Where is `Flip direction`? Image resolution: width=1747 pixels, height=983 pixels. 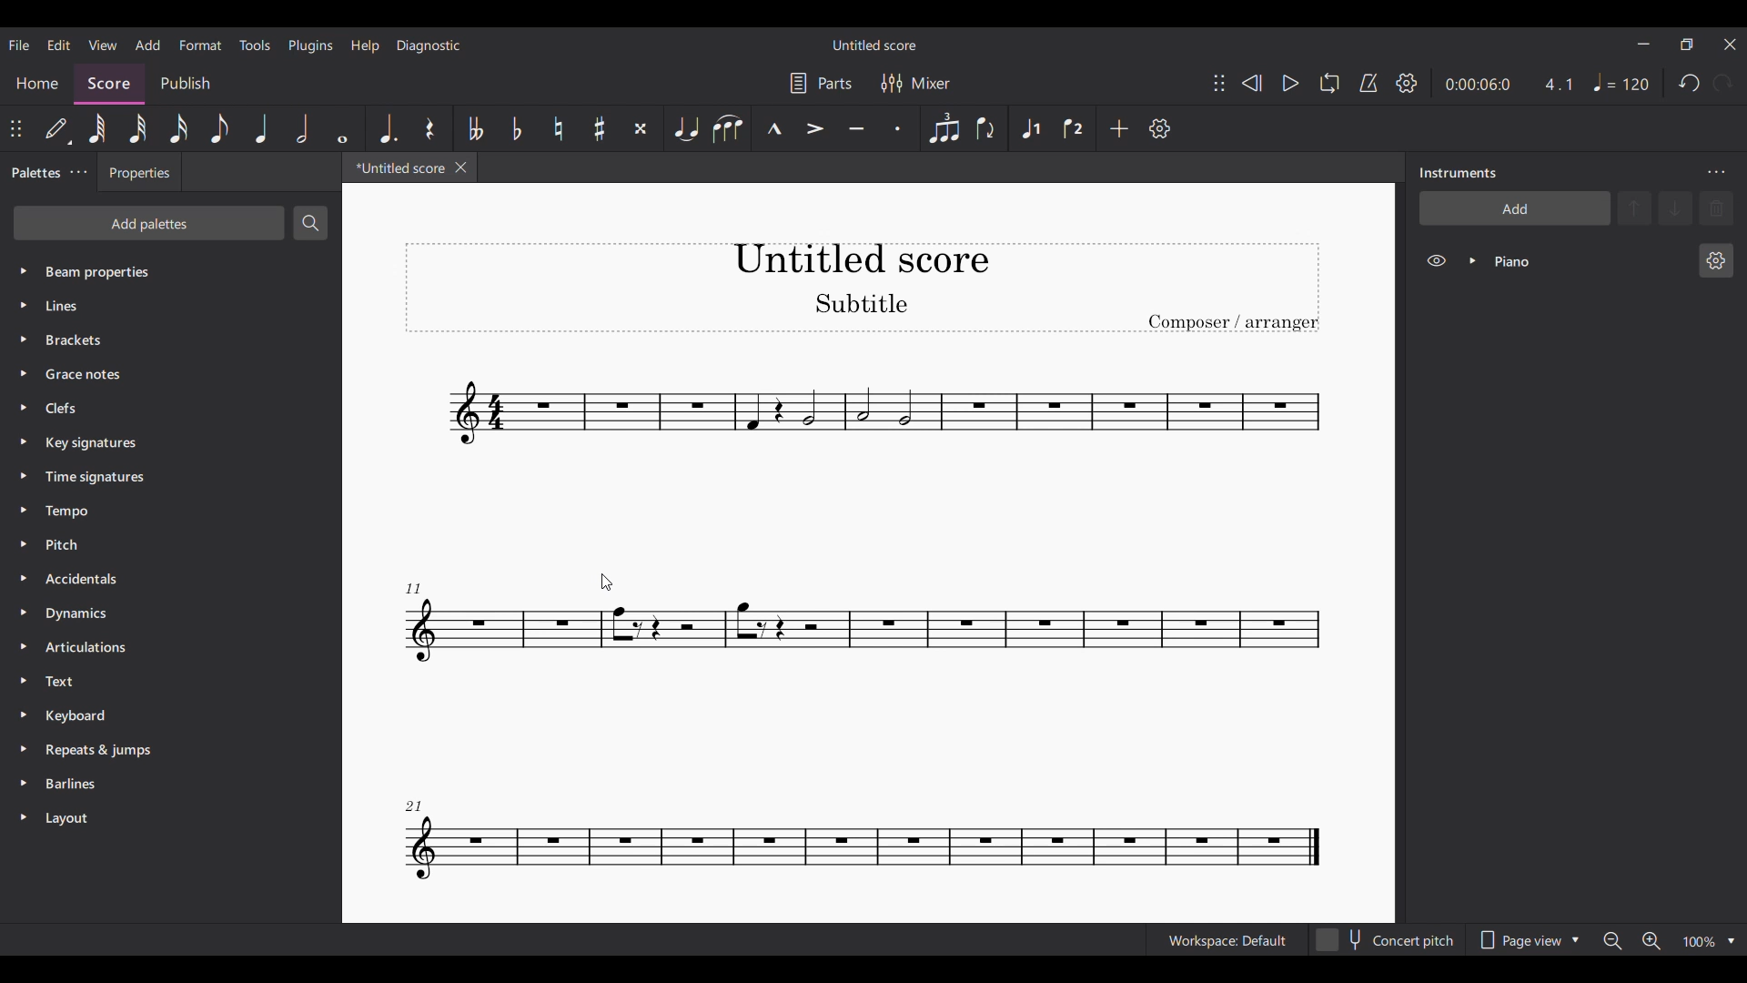 Flip direction is located at coordinates (986, 129).